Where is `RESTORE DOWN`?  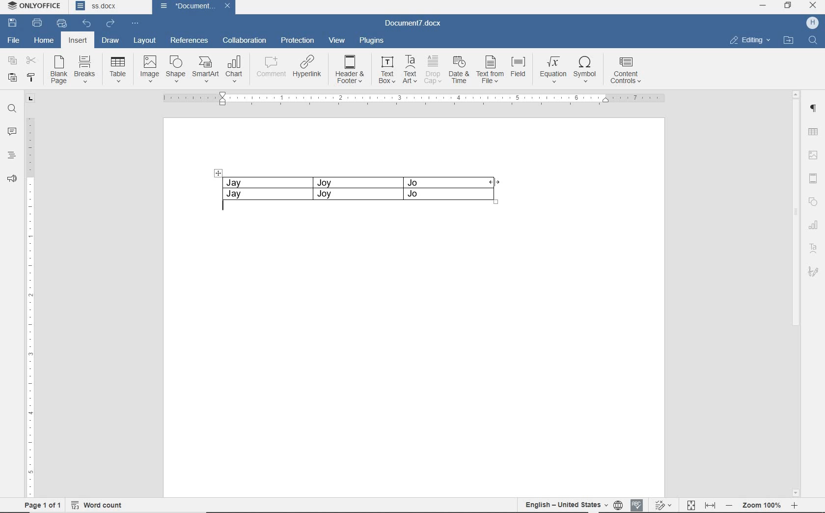
RESTORE DOWN is located at coordinates (790, 5).